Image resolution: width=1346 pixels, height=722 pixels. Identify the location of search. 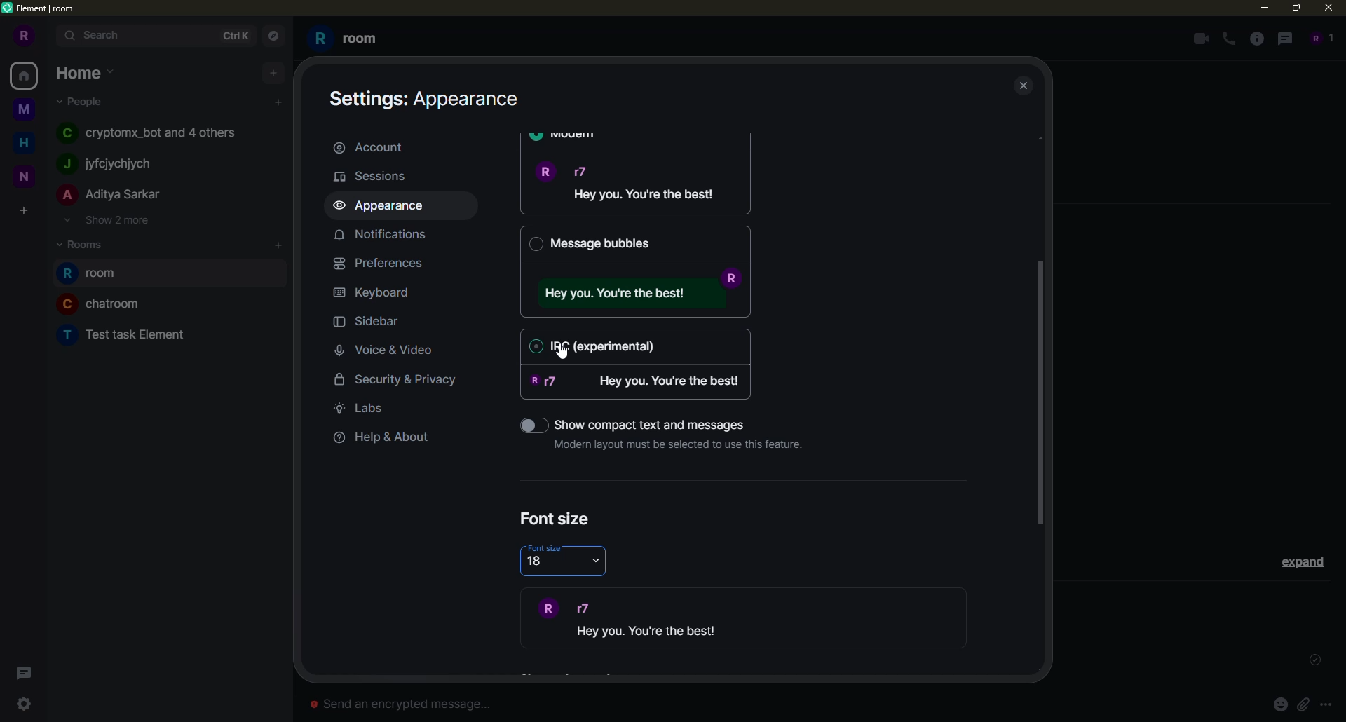
(100, 35).